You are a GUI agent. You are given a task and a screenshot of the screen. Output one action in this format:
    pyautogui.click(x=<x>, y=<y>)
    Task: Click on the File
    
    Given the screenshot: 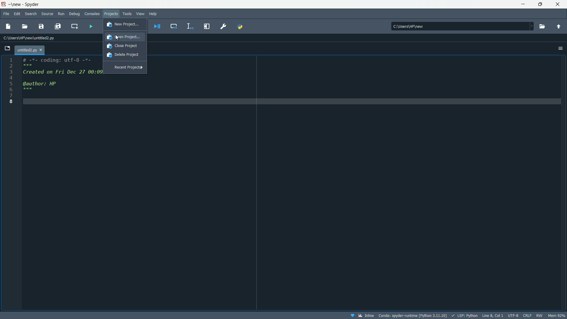 What is the action you would take?
    pyautogui.click(x=7, y=13)
    